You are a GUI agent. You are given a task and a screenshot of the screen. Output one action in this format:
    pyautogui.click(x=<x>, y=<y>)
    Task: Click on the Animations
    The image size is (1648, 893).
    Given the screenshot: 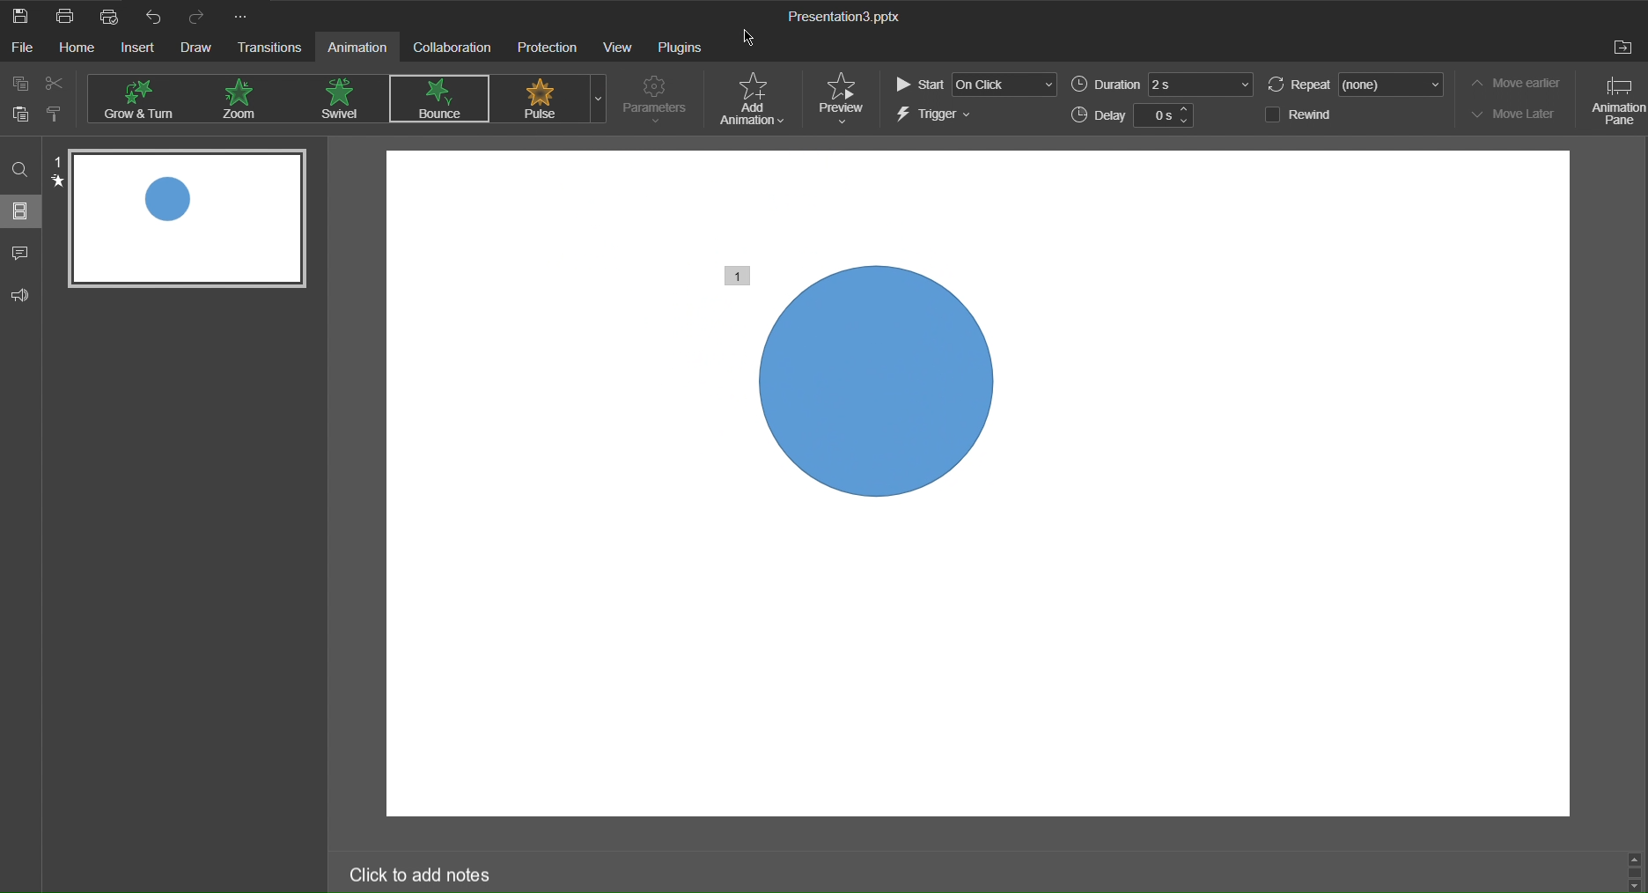 What is the action you would take?
    pyautogui.click(x=541, y=98)
    